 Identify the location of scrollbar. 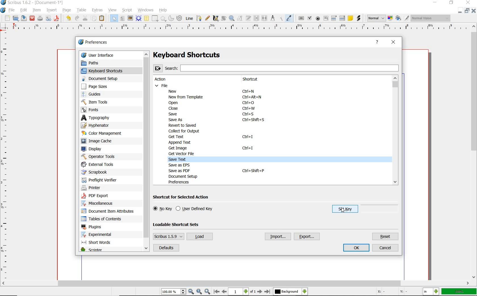
(147, 152).